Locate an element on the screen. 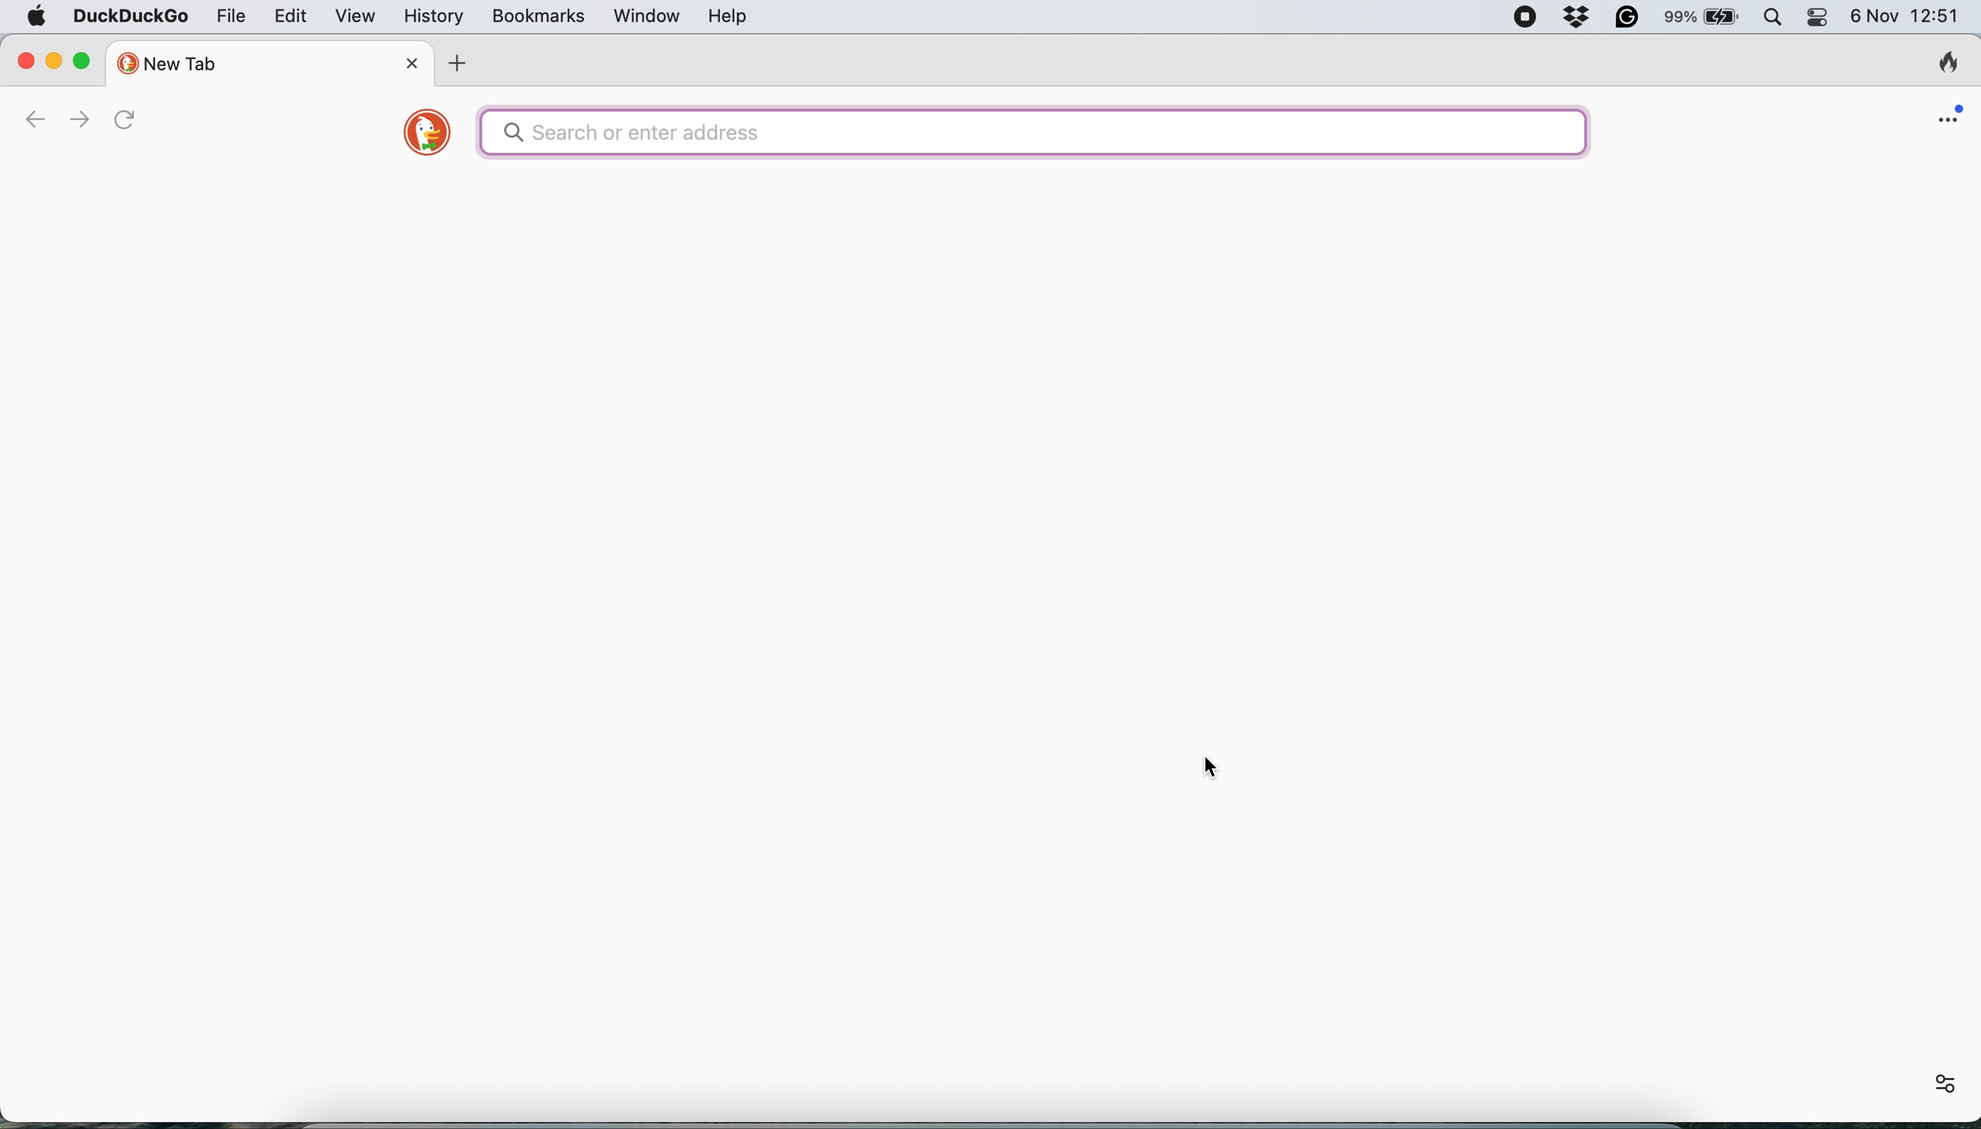 The image size is (1981, 1129). spotlight search is located at coordinates (1770, 20).